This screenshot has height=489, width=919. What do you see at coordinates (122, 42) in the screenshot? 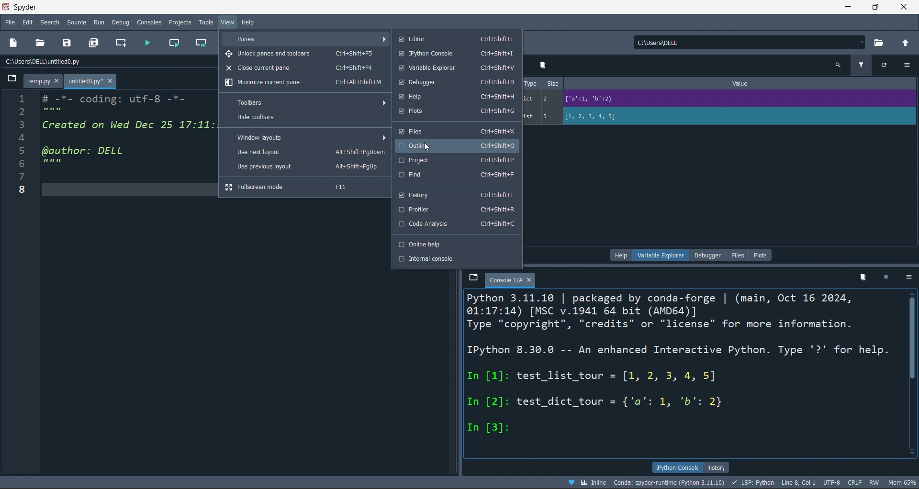
I see `new cell` at bounding box center [122, 42].